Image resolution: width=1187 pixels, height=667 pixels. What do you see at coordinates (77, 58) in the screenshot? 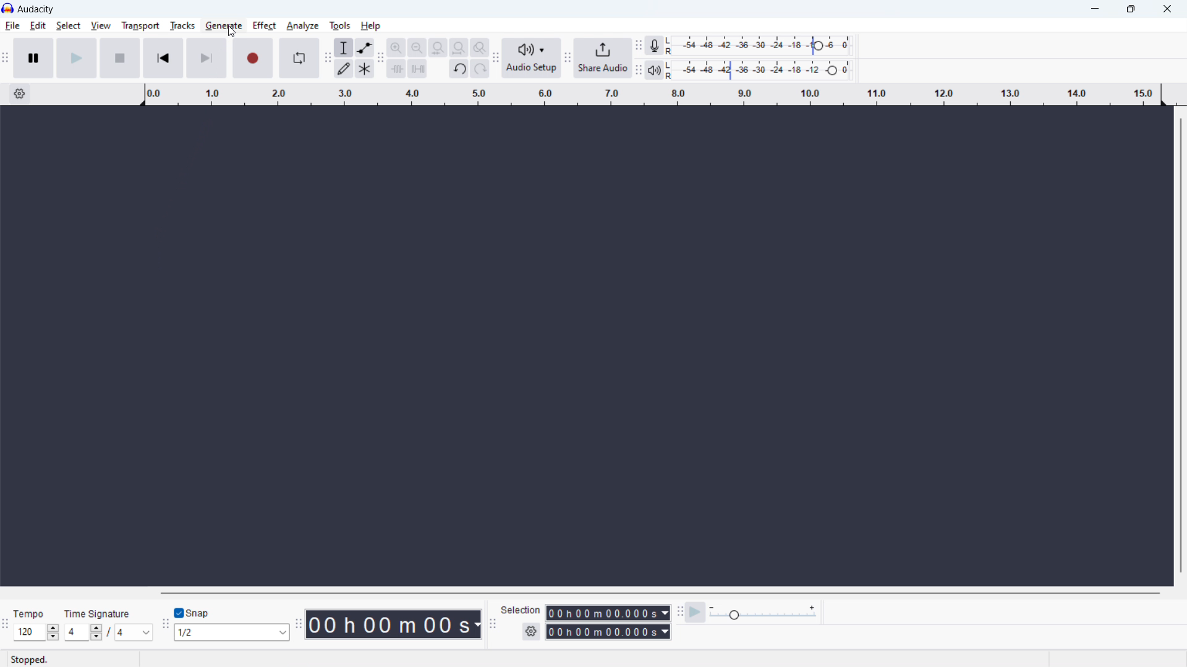
I see `play` at bounding box center [77, 58].